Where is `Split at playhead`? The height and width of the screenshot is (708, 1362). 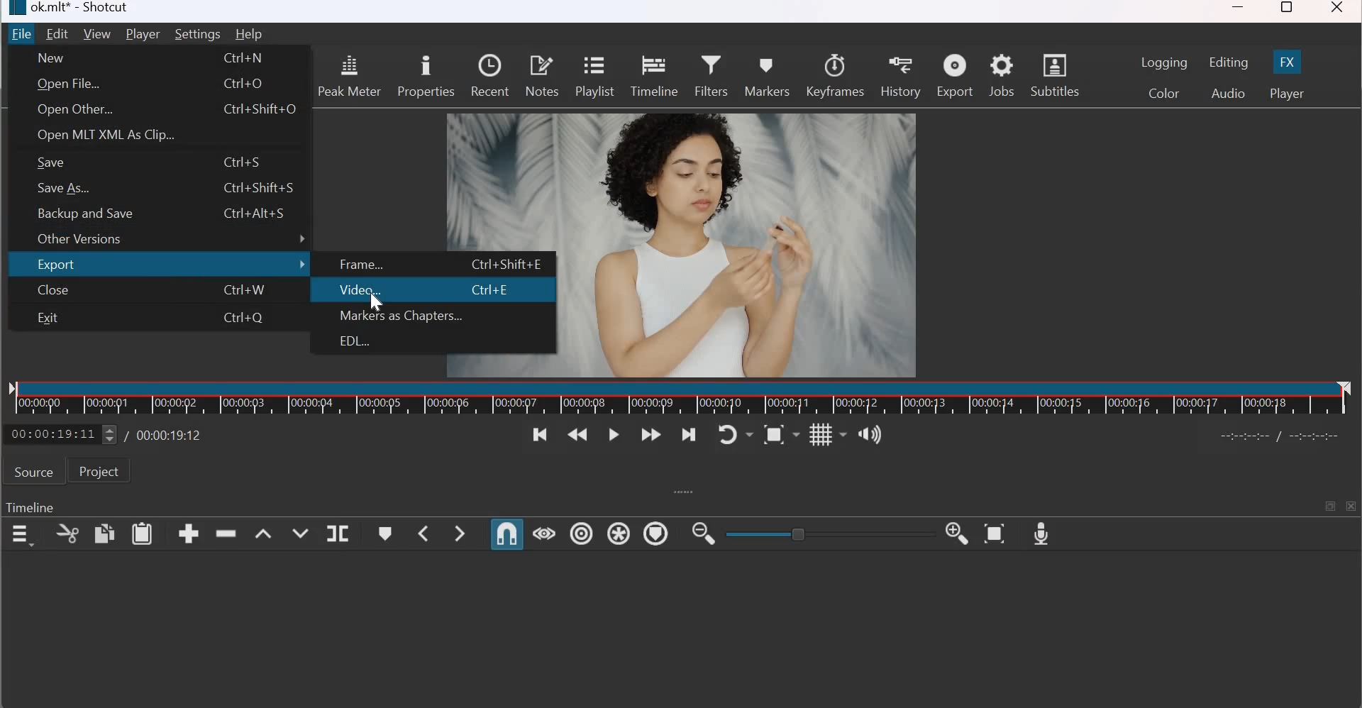 Split at playhead is located at coordinates (337, 533).